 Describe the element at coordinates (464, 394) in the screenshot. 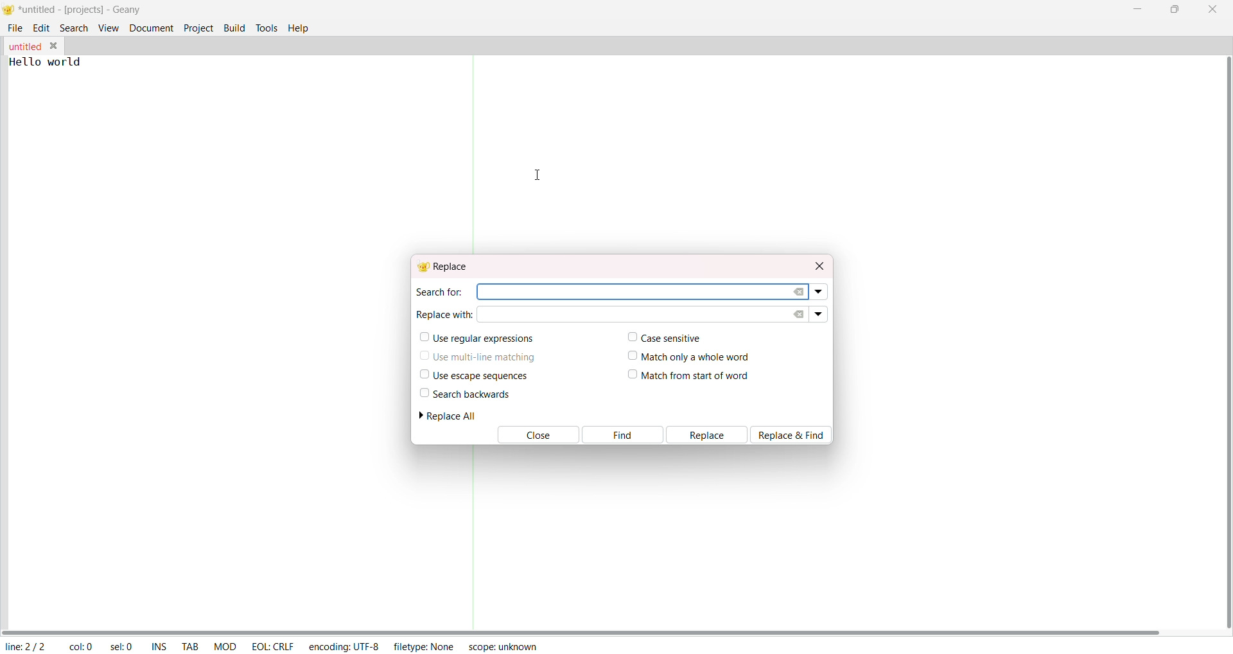

I see `search backwards` at that location.